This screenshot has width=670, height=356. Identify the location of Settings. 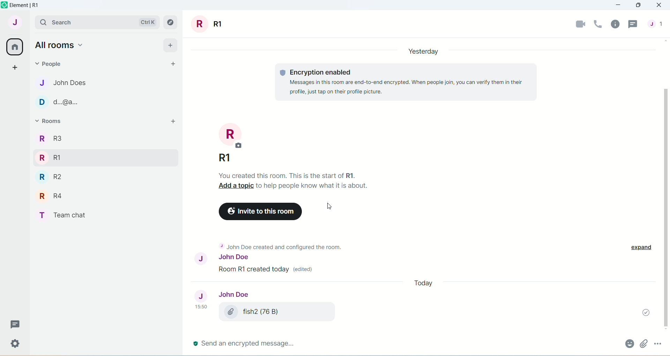
(17, 346).